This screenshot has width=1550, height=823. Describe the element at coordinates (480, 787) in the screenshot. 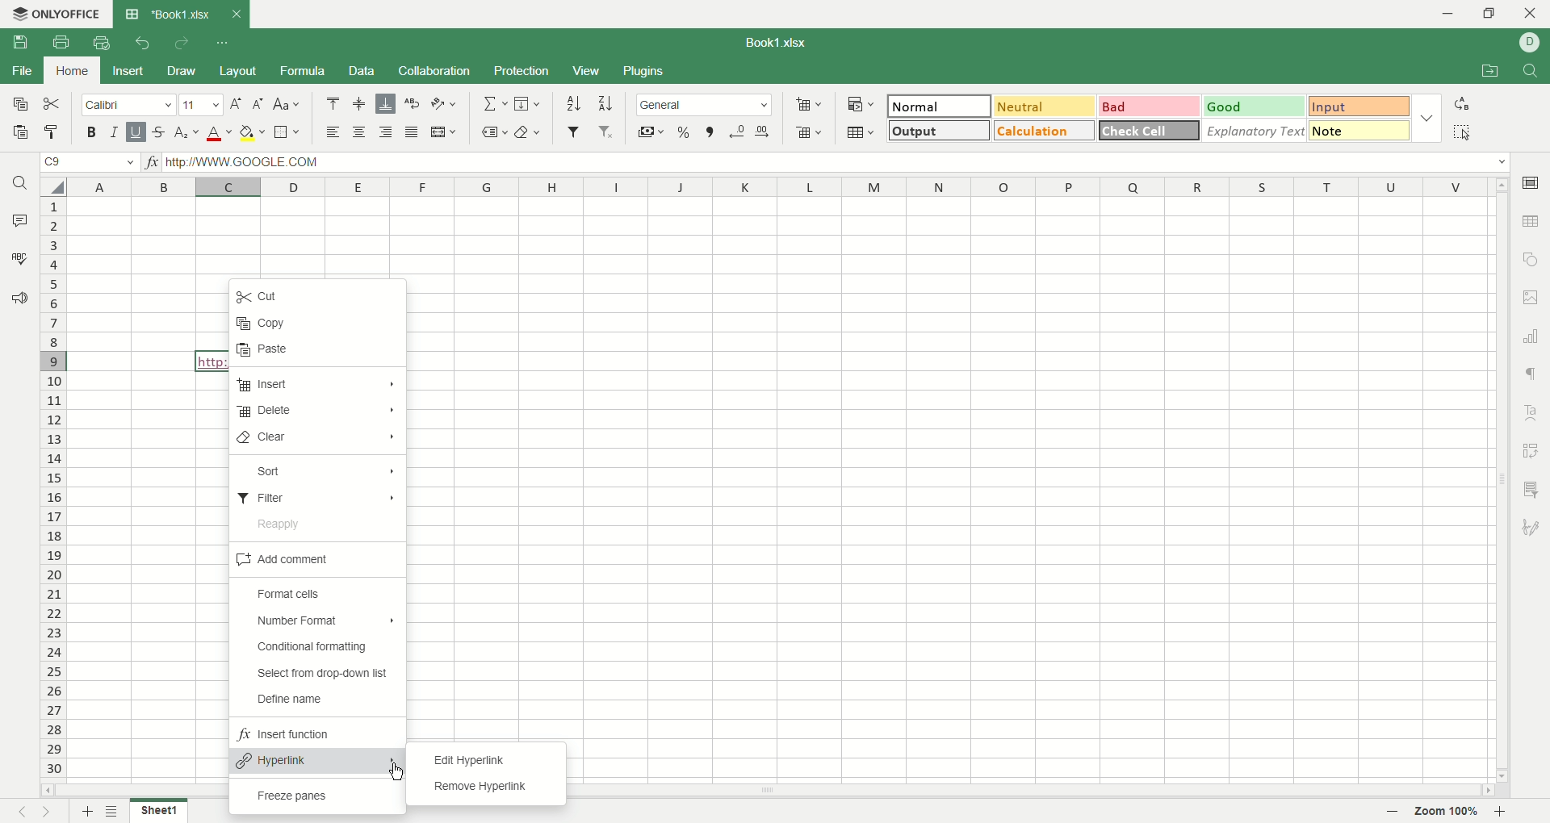

I see `remove hyperlink` at that location.